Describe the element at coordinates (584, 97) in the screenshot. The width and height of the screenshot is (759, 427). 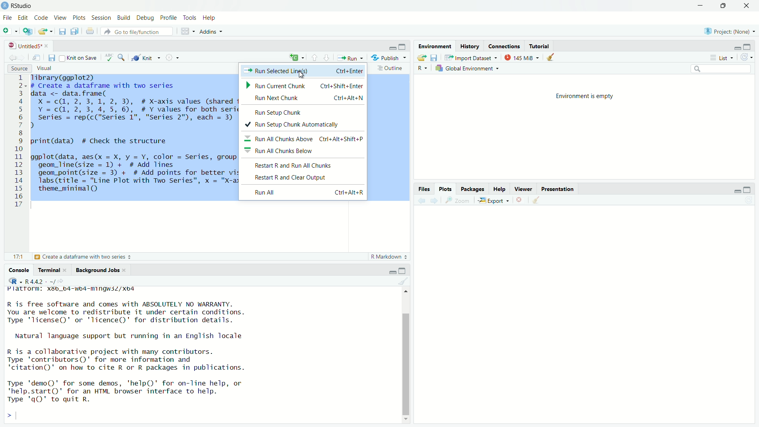
I see `Enviornment is empty` at that location.